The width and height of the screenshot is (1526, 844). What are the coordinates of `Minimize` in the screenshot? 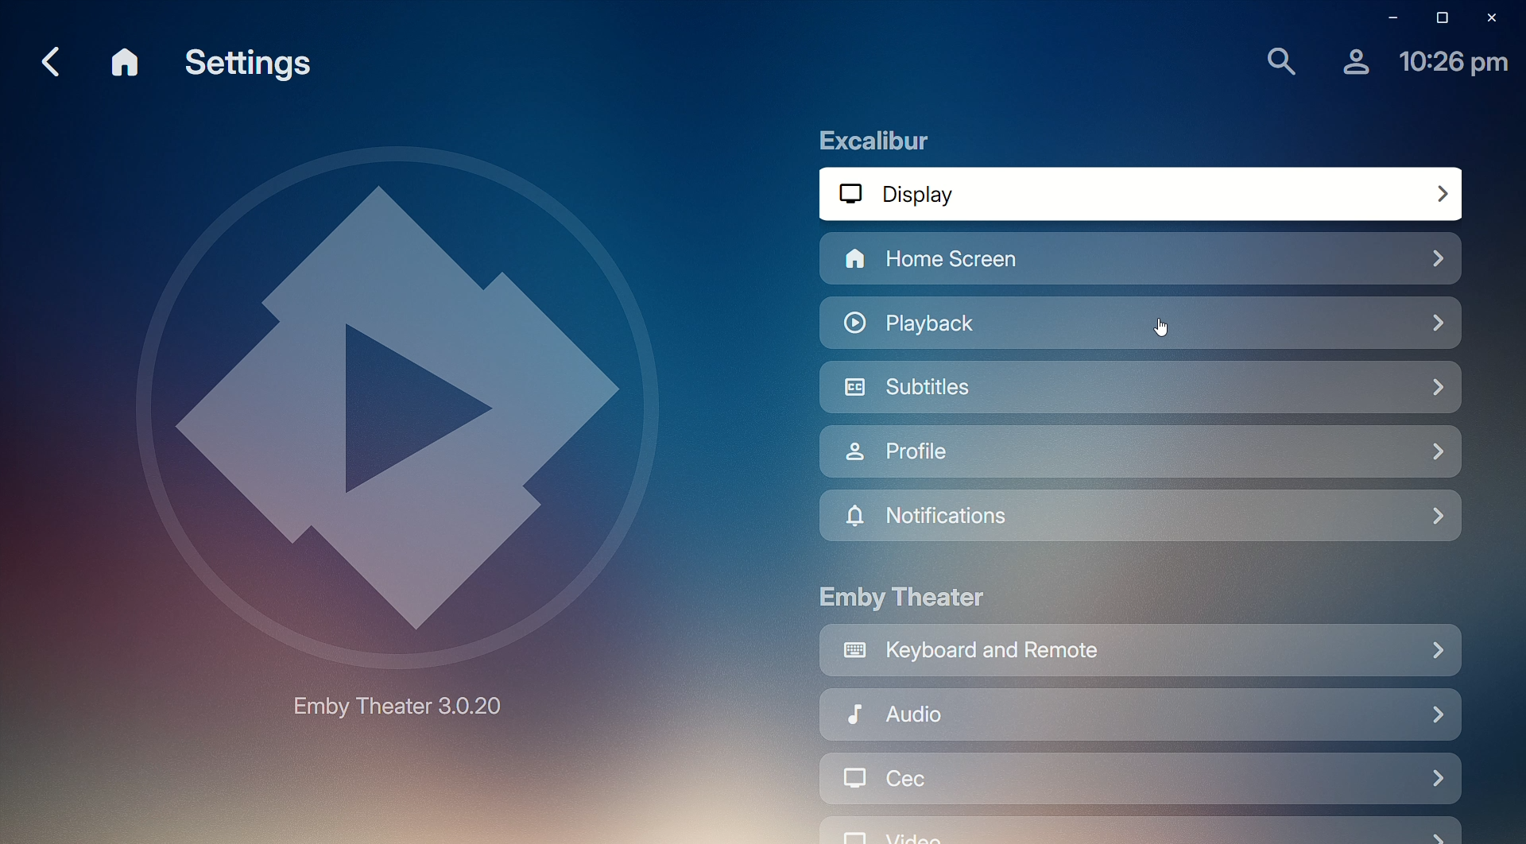 It's located at (1385, 17).